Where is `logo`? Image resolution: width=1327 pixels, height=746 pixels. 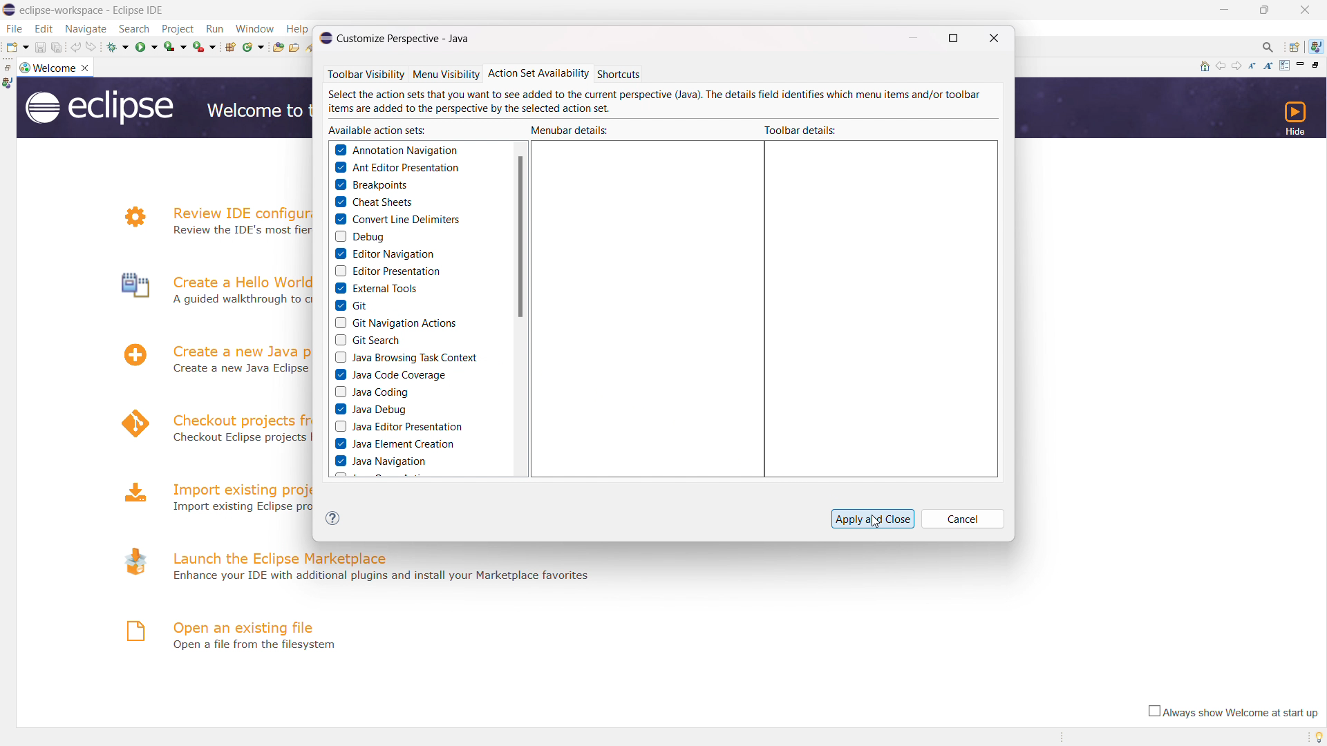 logo is located at coordinates (98, 108).